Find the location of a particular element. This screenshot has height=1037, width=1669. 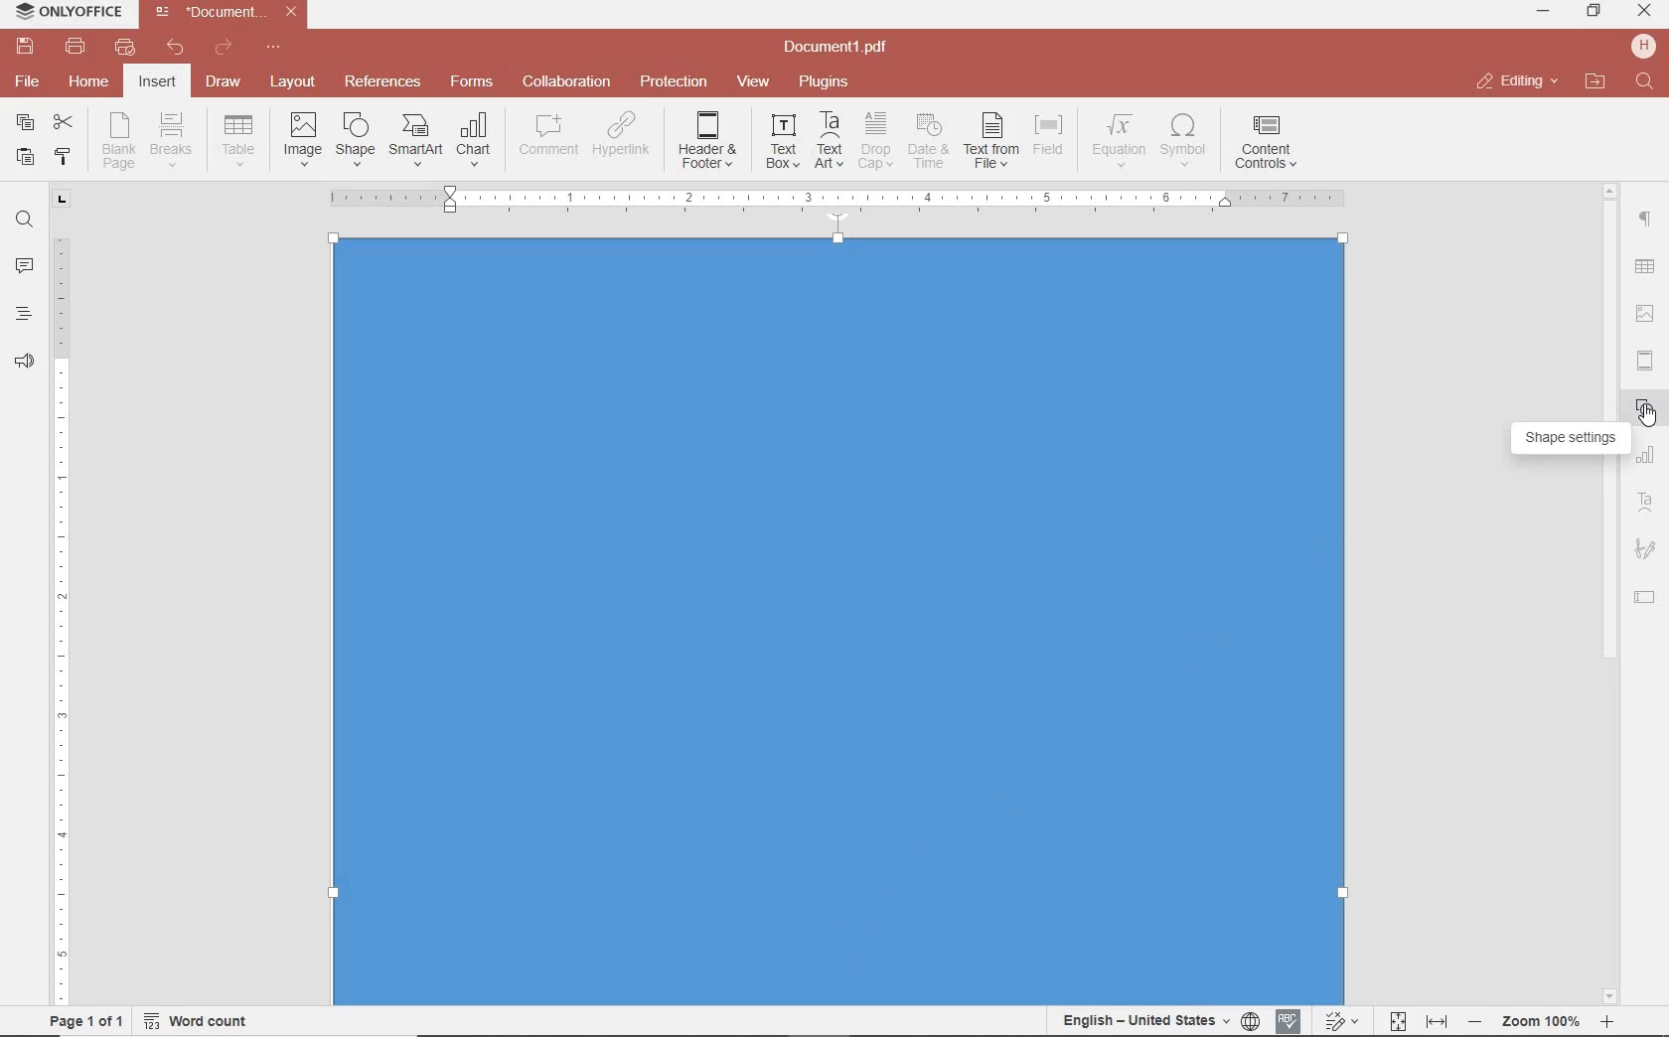

layout is located at coordinates (296, 83).